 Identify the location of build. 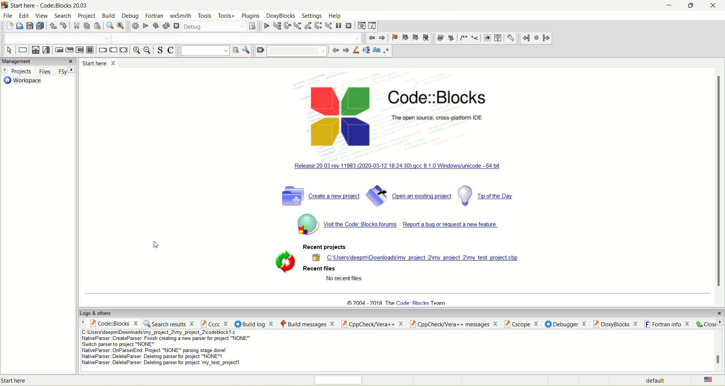
(111, 16).